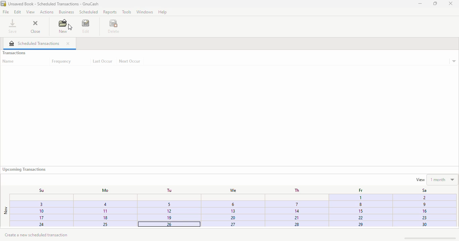 The image size is (459, 241). Describe the element at coordinates (68, 44) in the screenshot. I see `close` at that location.